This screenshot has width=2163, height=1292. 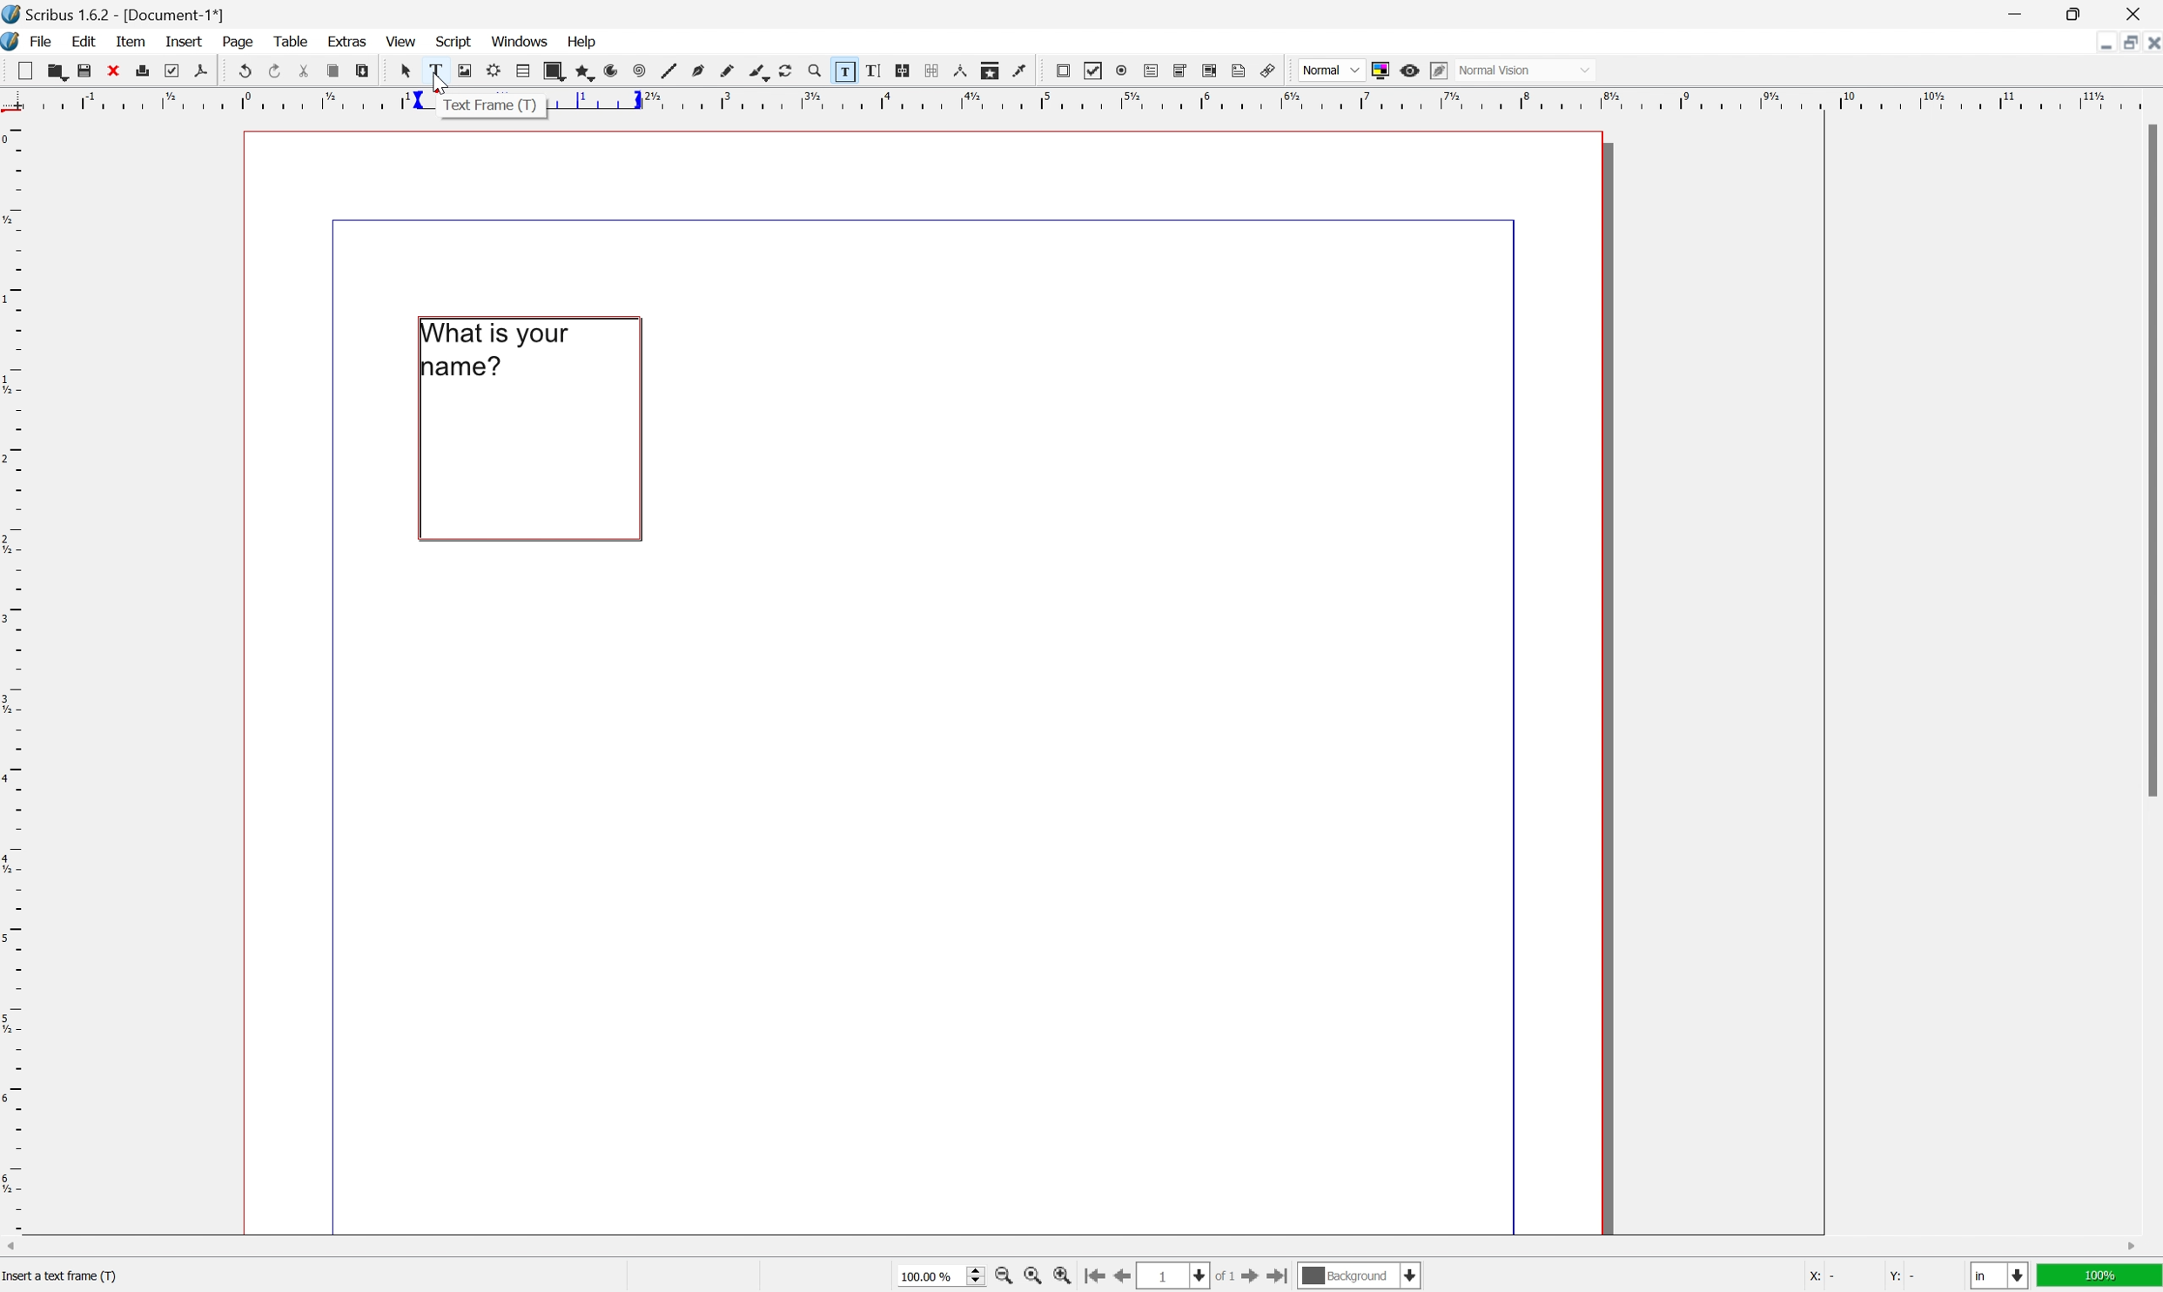 I want to click on shape, so click(x=554, y=71).